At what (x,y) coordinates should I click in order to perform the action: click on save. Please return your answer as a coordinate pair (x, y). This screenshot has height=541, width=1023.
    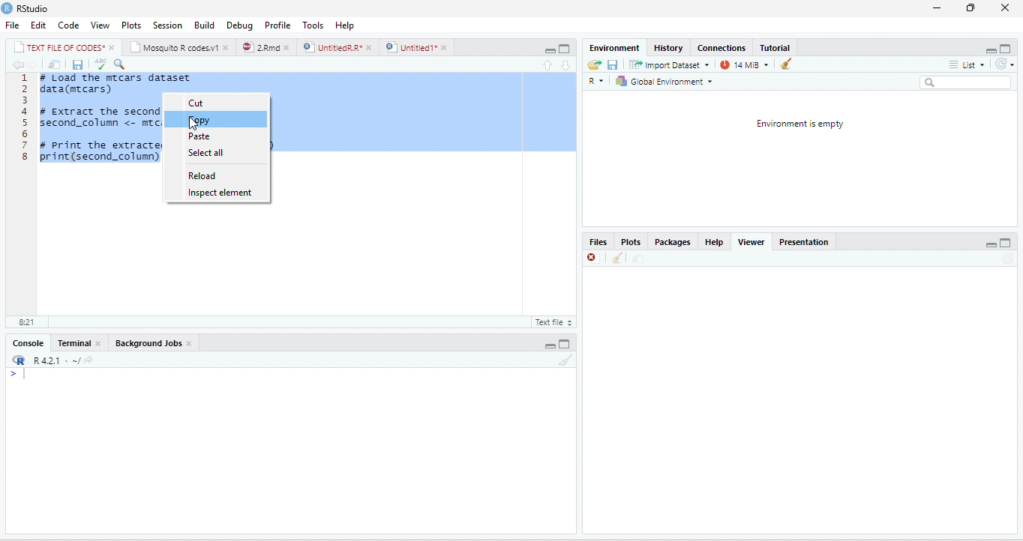
    Looking at the image, I should click on (77, 64).